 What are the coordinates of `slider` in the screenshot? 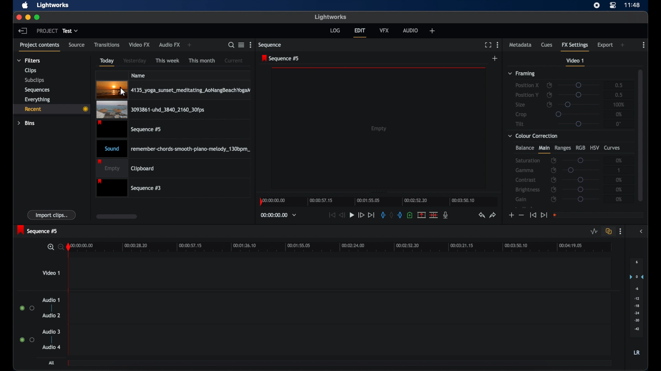 It's located at (583, 170).